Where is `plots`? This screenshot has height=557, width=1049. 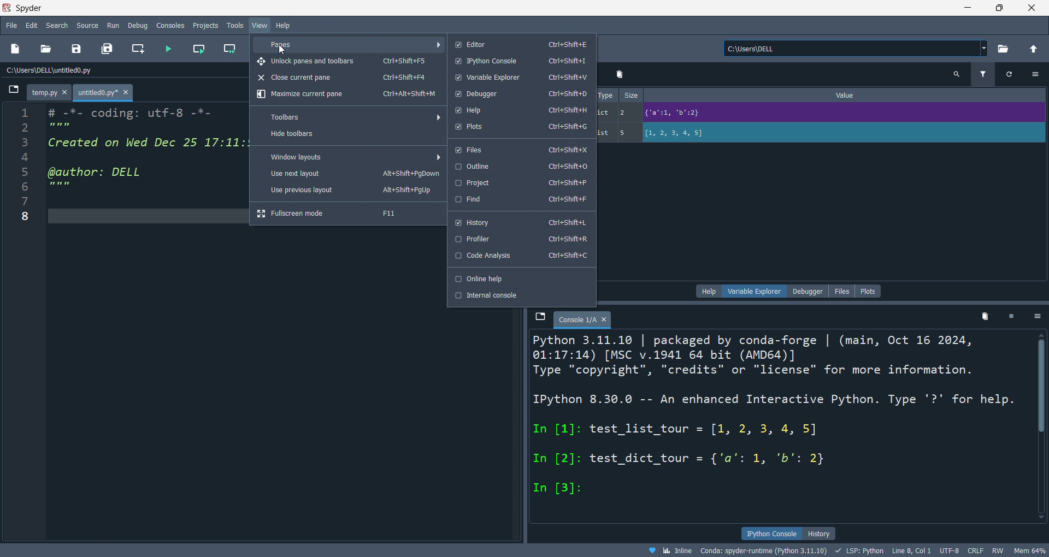 plots is located at coordinates (869, 291).